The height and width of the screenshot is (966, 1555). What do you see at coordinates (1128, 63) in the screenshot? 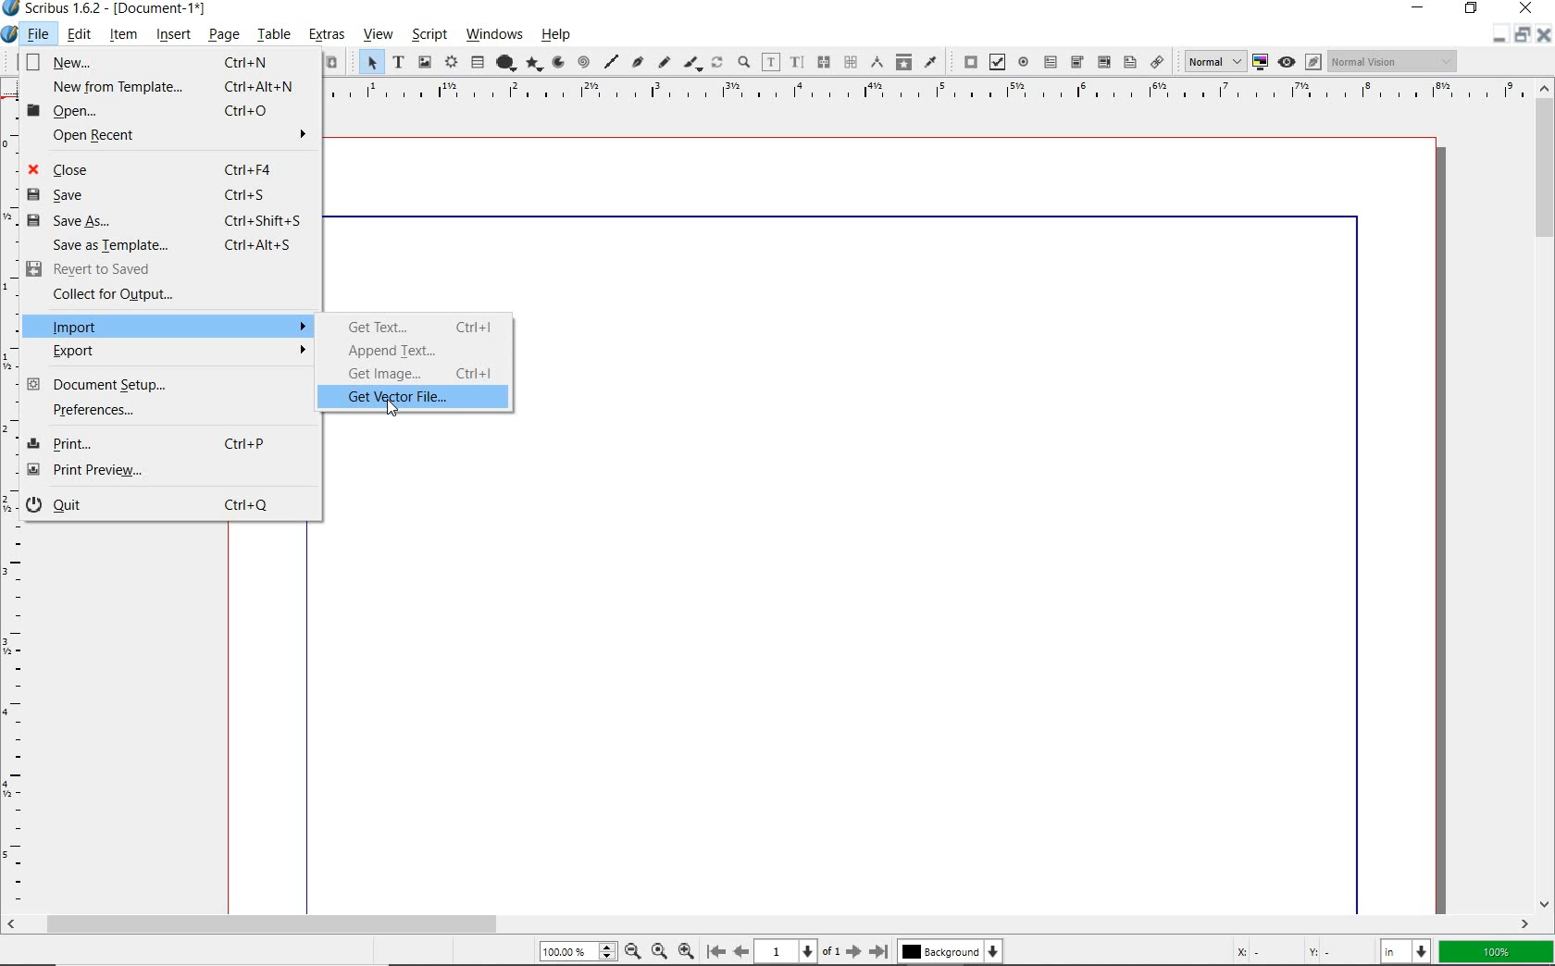
I see `pdf list box` at bounding box center [1128, 63].